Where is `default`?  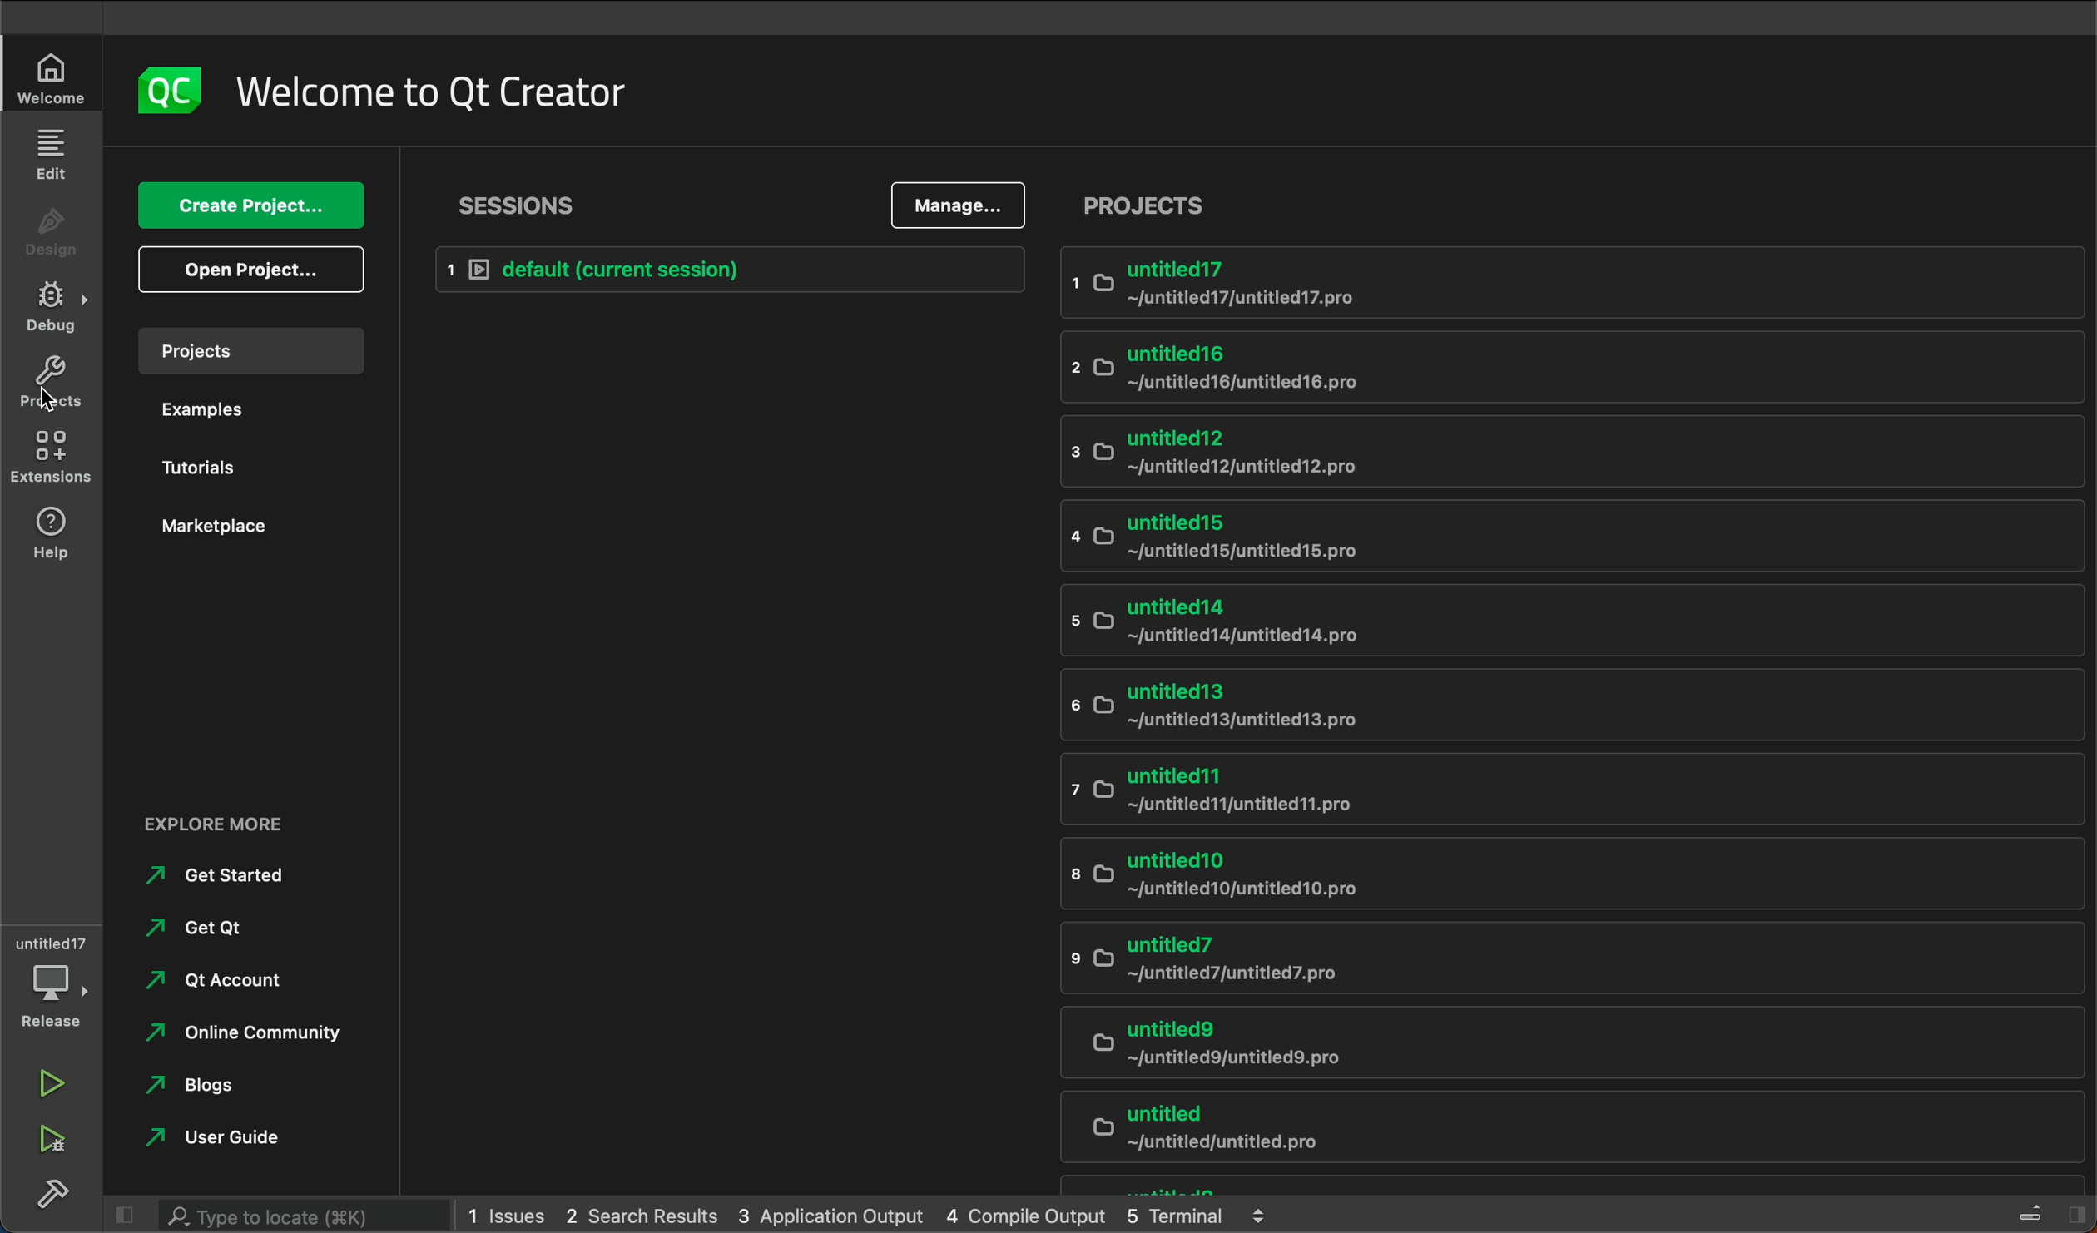
default is located at coordinates (733, 271).